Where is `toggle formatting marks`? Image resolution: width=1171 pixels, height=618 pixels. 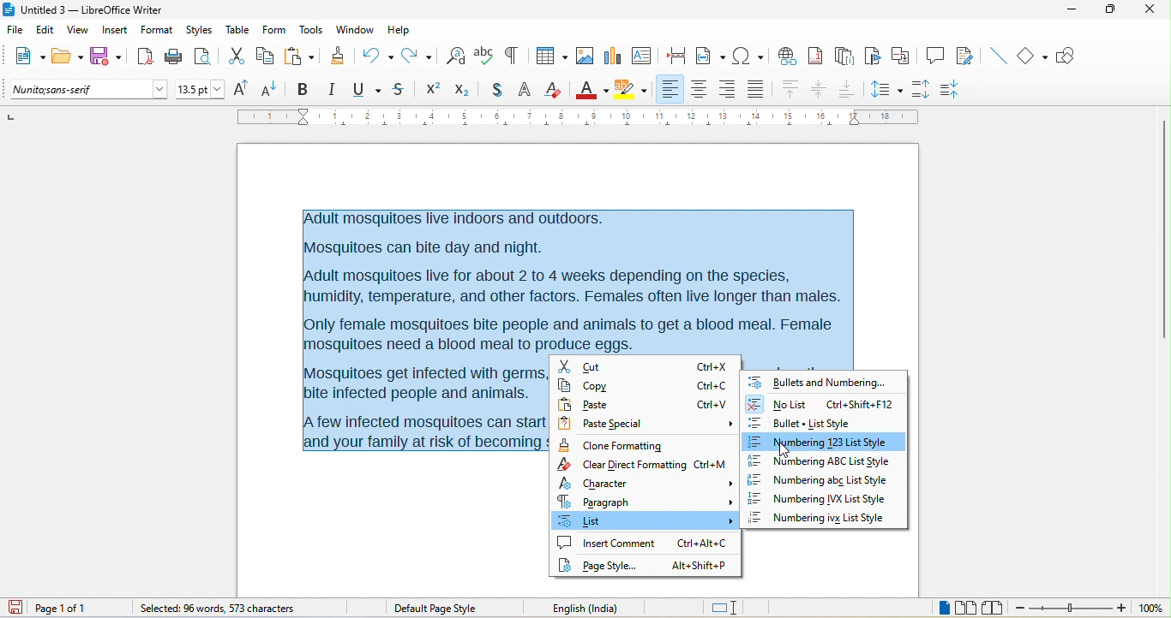 toggle formatting marks is located at coordinates (515, 56).